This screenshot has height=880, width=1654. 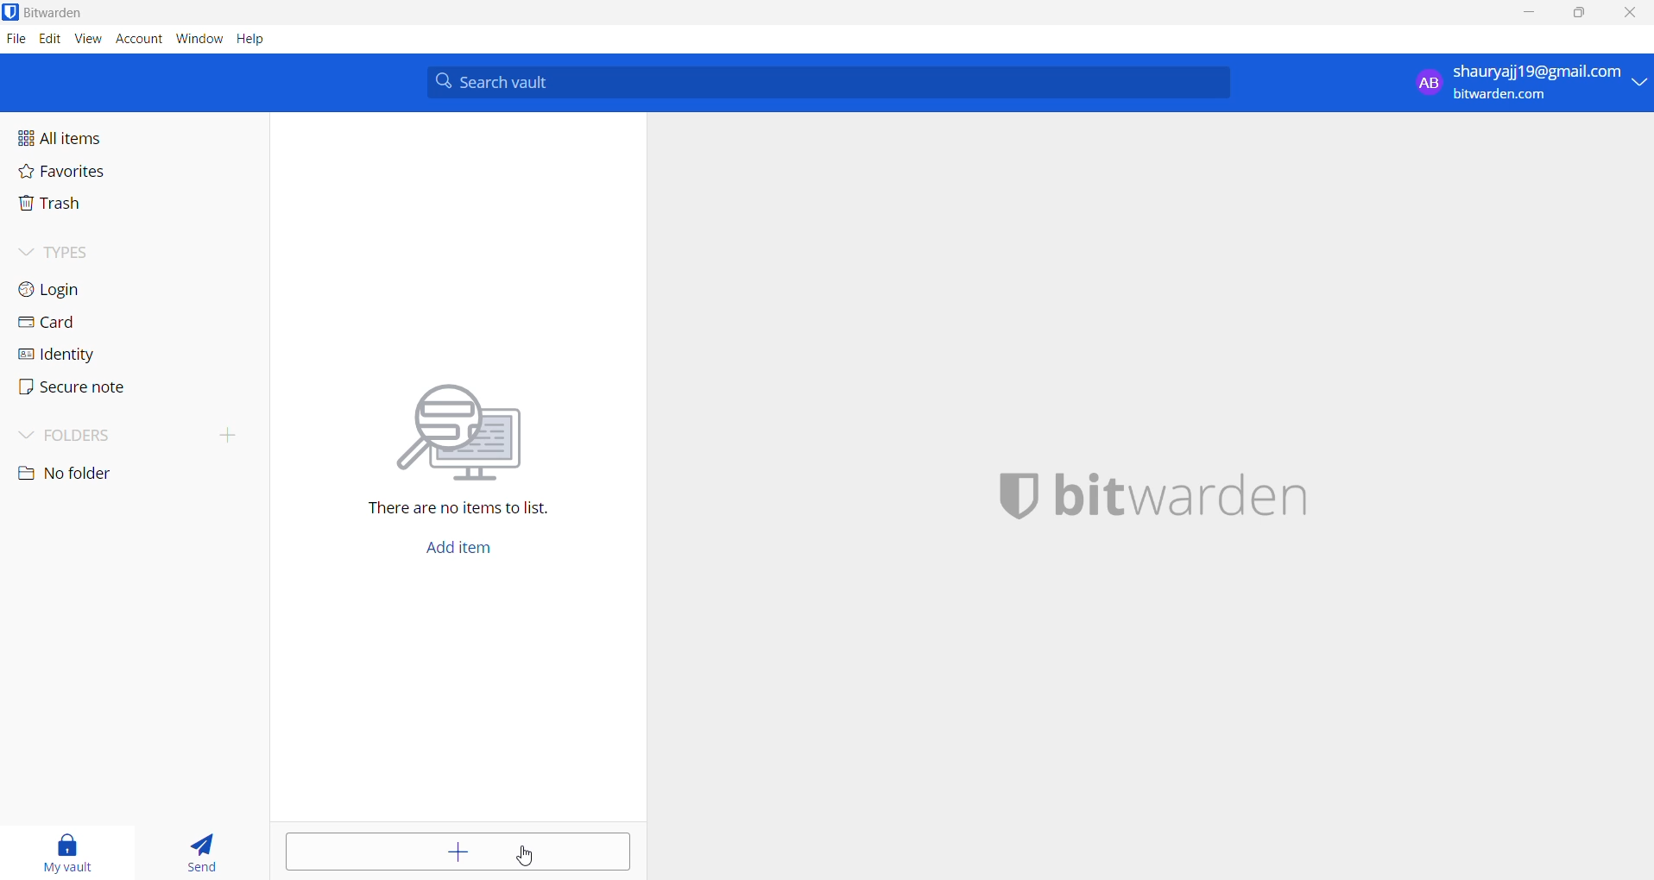 I want to click on card, so click(x=91, y=323).